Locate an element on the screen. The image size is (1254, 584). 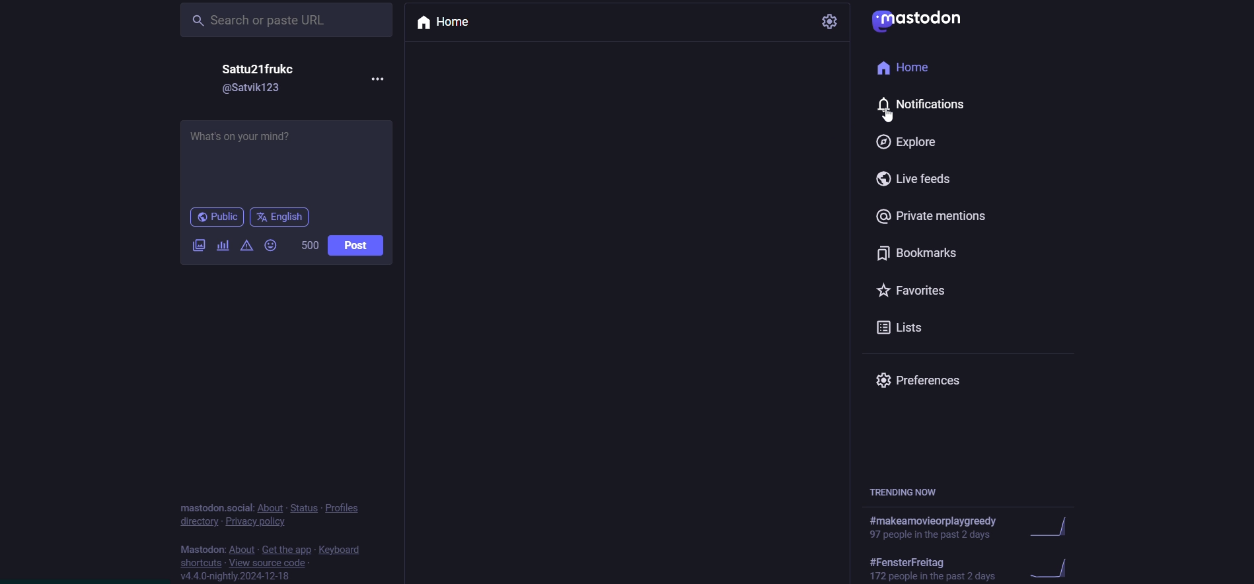
privacy policy is located at coordinates (259, 522).